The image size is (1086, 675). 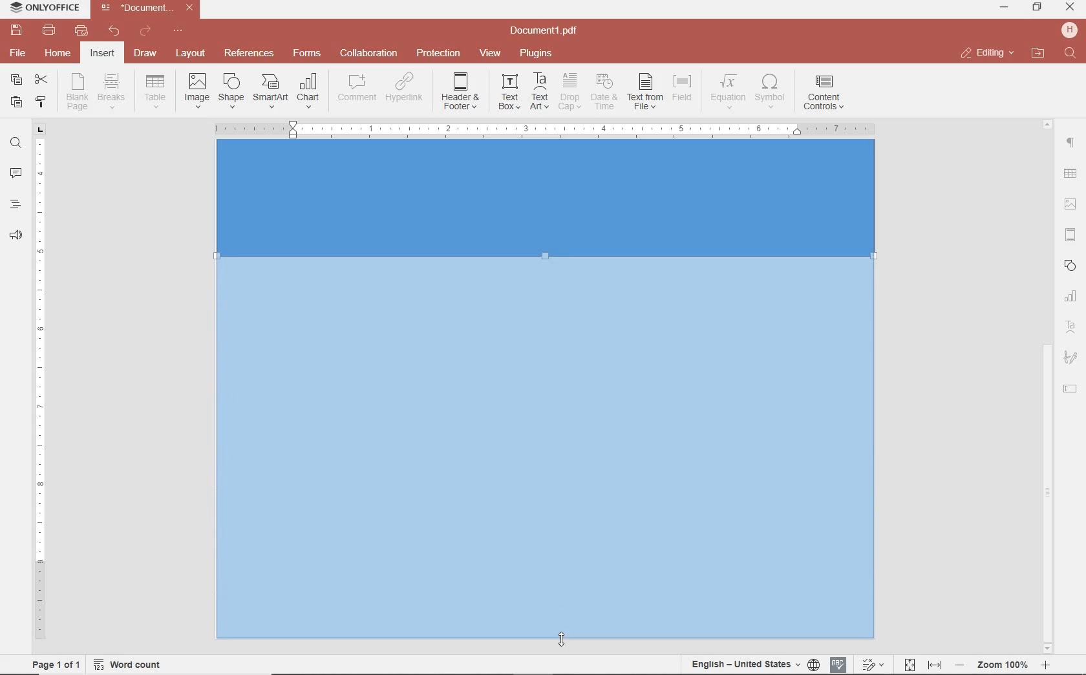 I want to click on file, so click(x=19, y=53).